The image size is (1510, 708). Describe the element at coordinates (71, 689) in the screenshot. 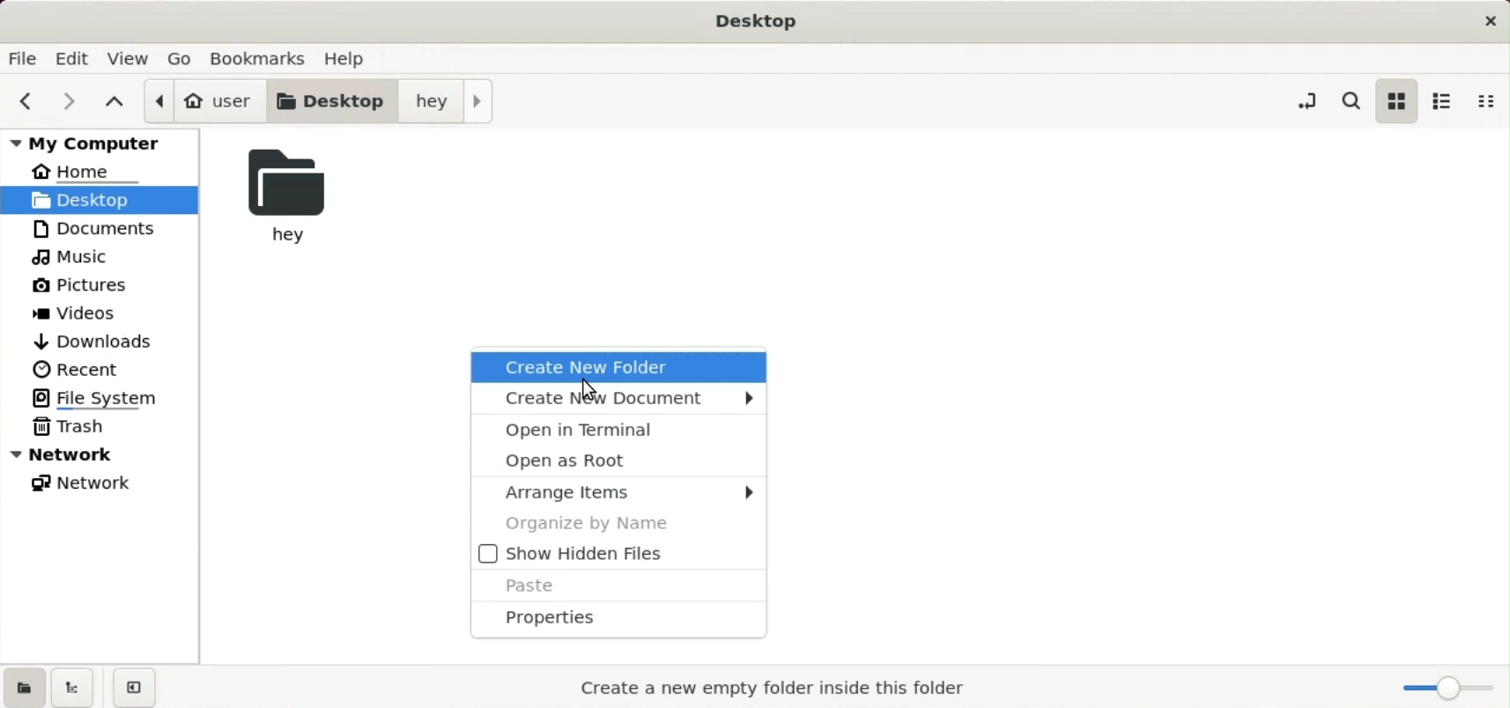

I see `show treeview` at that location.